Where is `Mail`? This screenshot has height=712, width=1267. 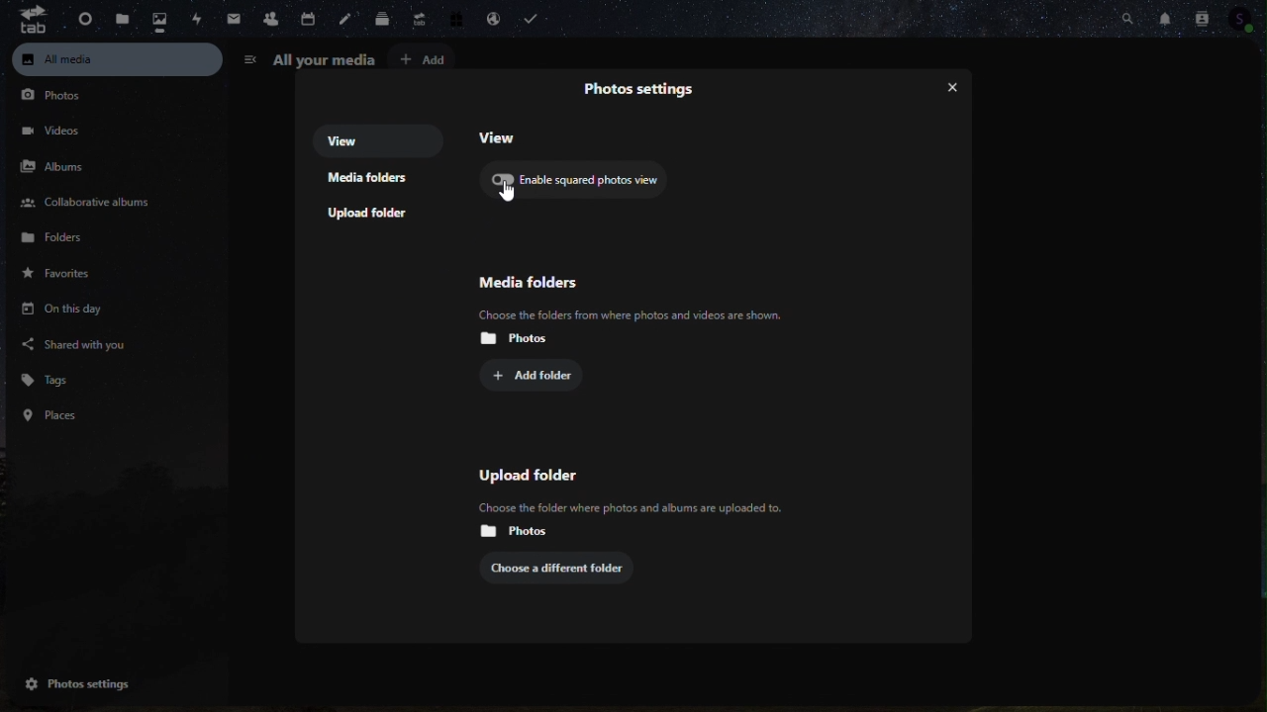 Mail is located at coordinates (231, 19).